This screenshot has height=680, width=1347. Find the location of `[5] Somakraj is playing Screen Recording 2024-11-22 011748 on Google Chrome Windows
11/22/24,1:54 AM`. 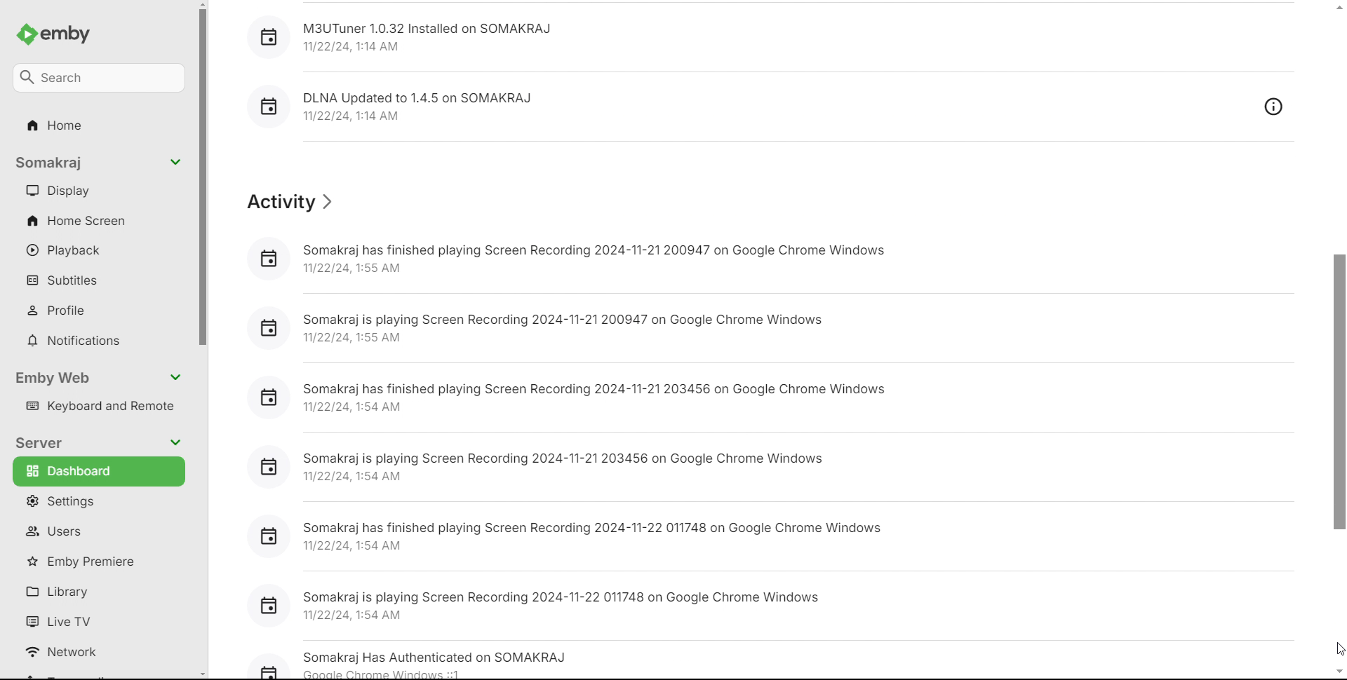

[5] Somakraj is playing Screen Recording 2024-11-22 011748 on Google Chrome Windows
11/22/24,1:54 AM is located at coordinates (537, 602).